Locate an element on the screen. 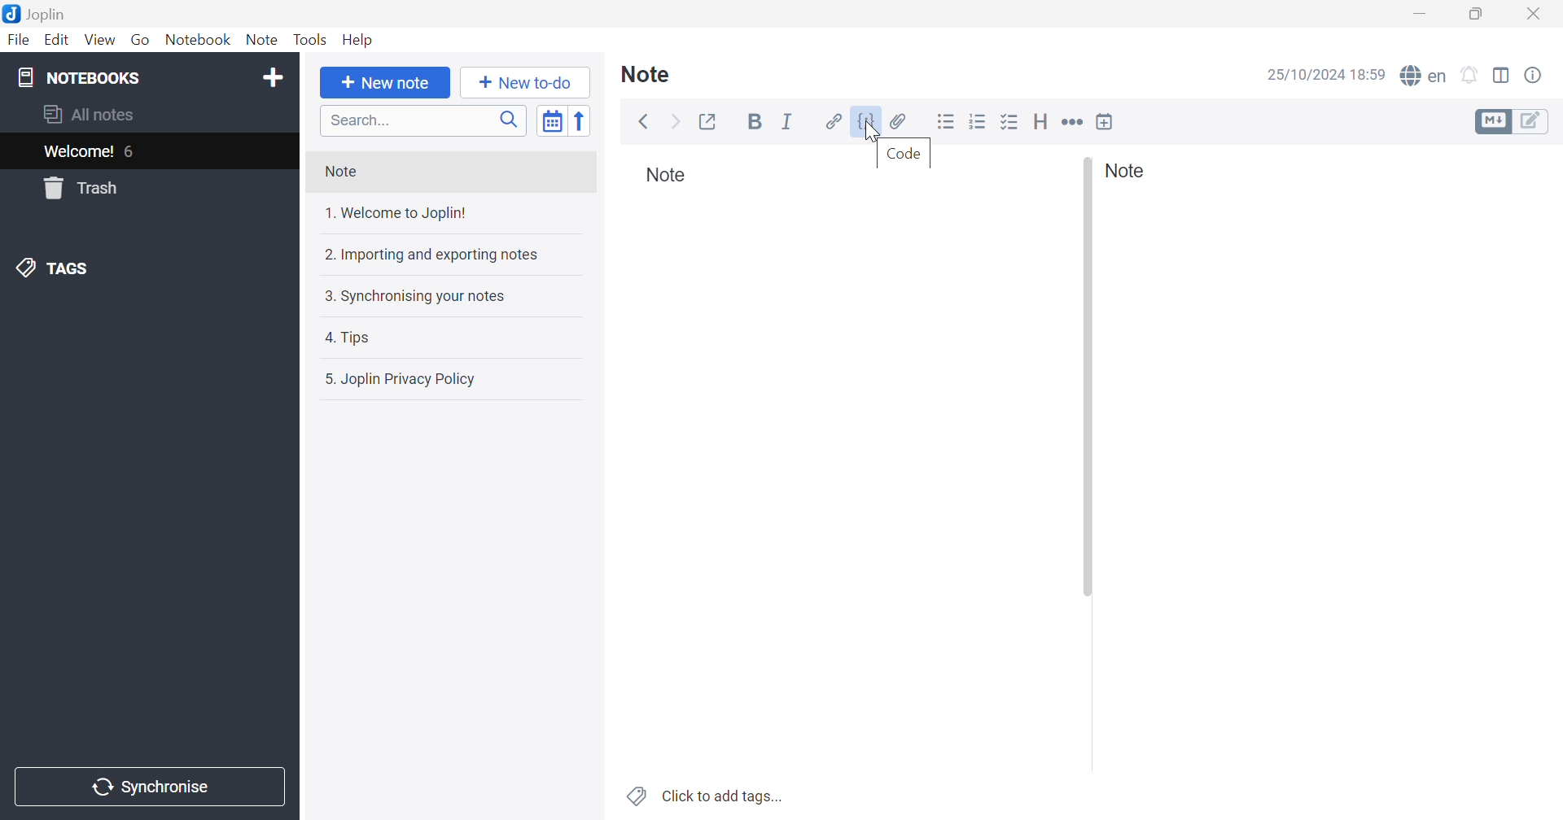 This screenshot has height=820, width=1563. Checkbox is located at coordinates (1009, 122).